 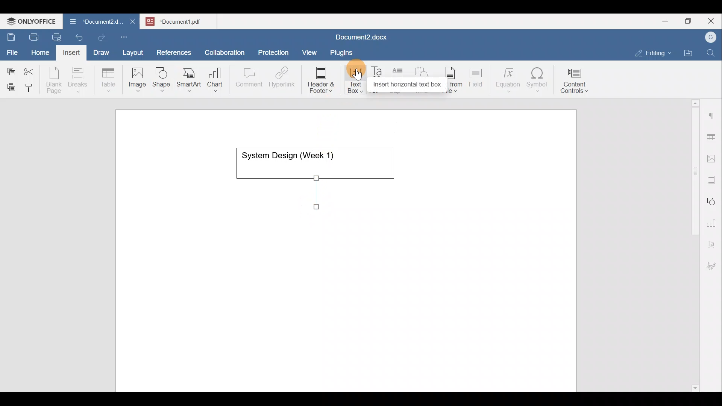 I want to click on Draw, so click(x=100, y=51).